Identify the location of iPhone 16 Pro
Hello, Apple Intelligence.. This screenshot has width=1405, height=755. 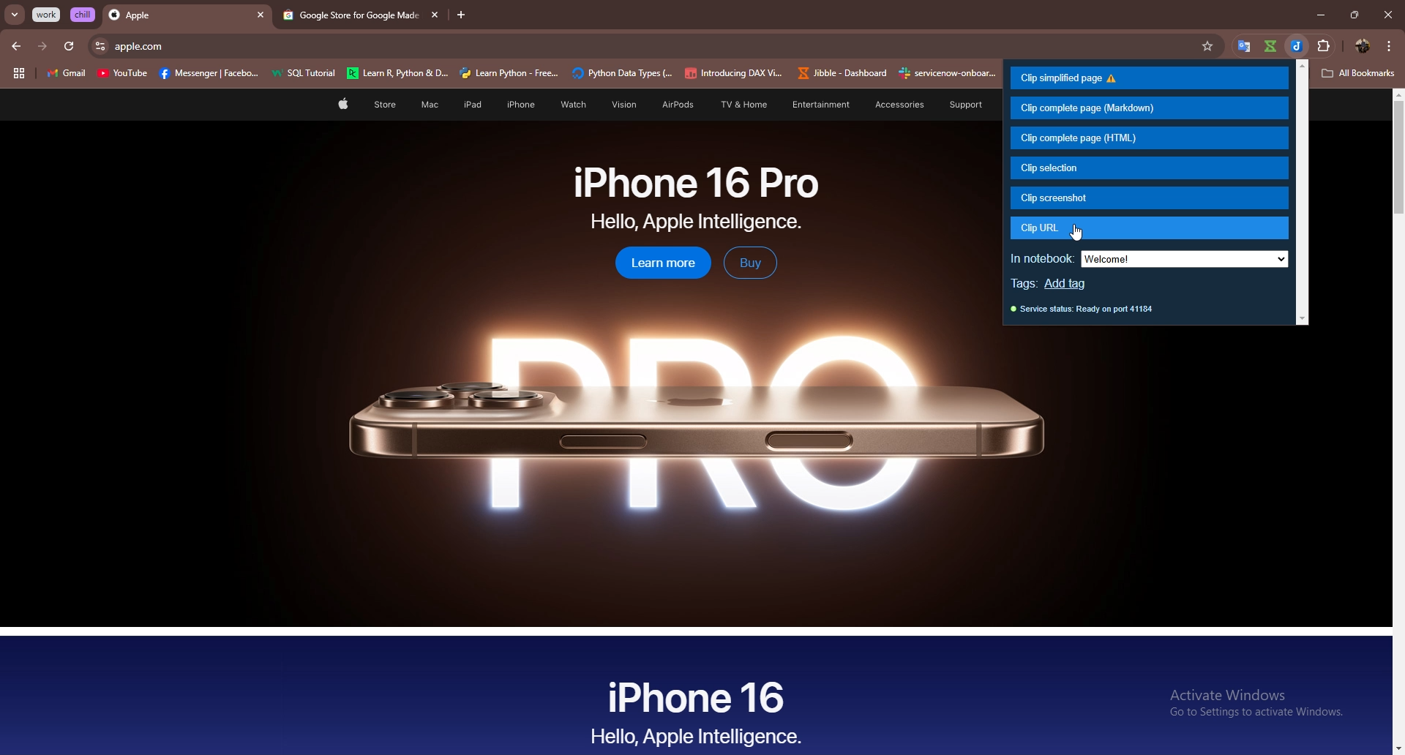
(697, 198).